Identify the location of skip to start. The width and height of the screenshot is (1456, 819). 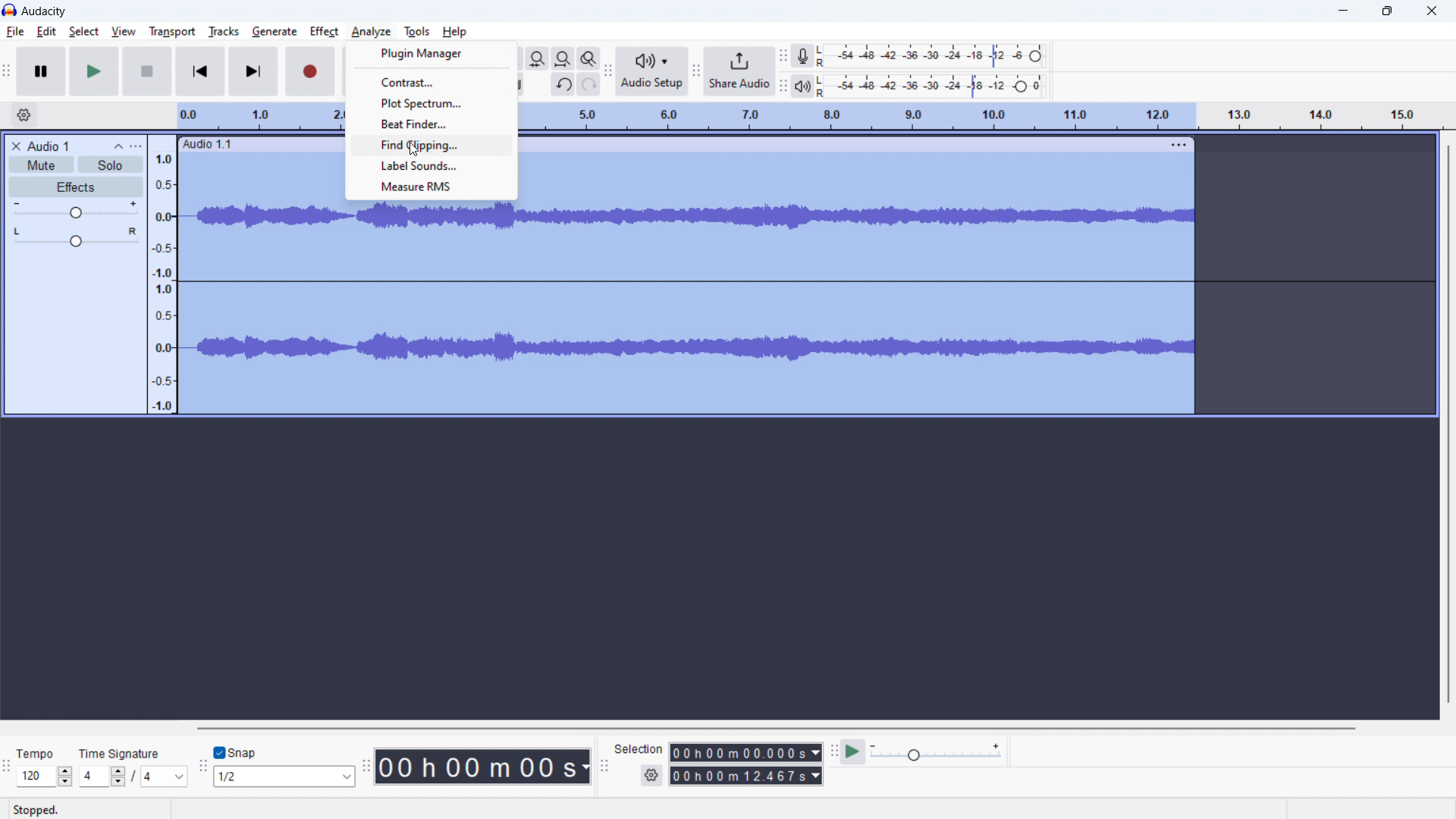
(200, 71).